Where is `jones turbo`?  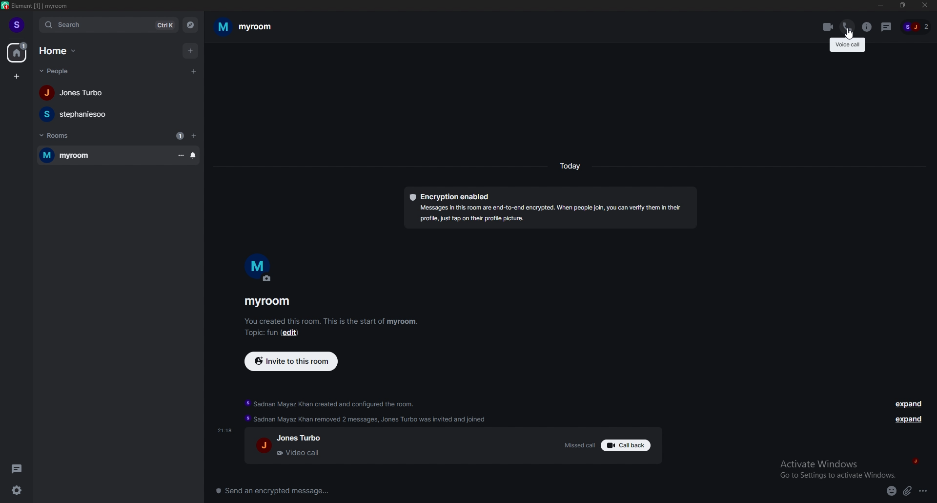
jones turbo is located at coordinates (118, 93).